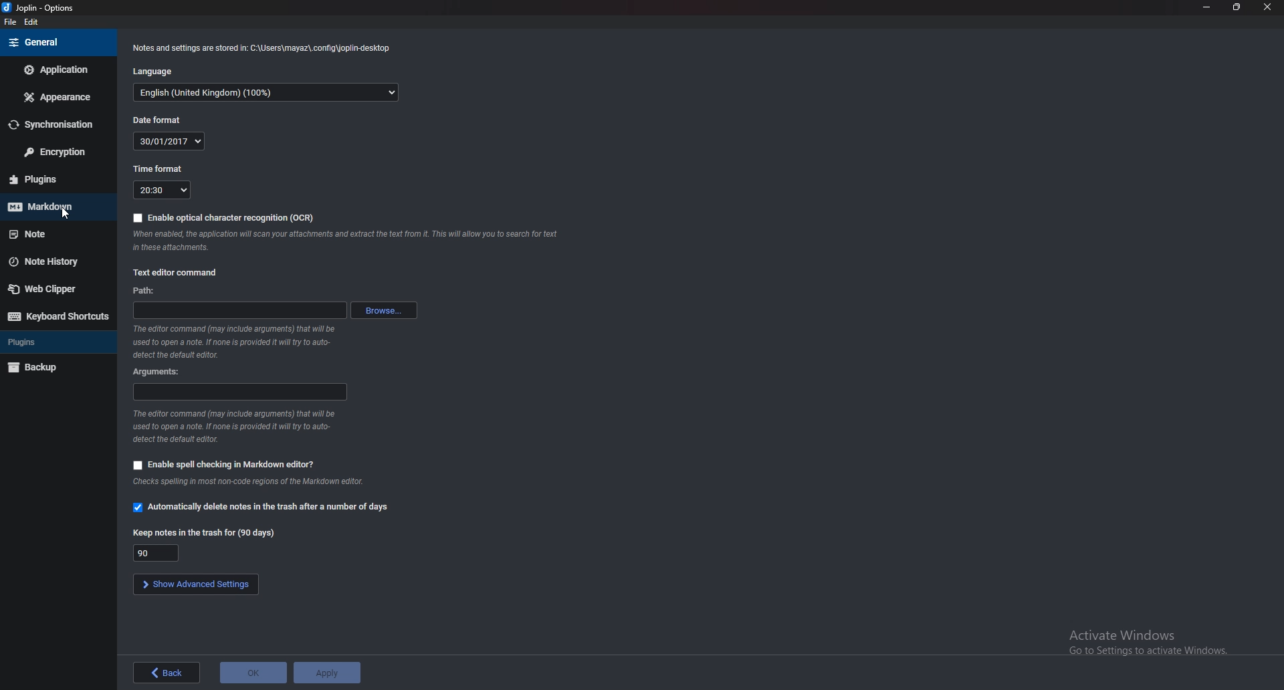 The image size is (1284, 690). I want to click on Activate Windows
Go to Settings to activate Windows., so click(1143, 639).